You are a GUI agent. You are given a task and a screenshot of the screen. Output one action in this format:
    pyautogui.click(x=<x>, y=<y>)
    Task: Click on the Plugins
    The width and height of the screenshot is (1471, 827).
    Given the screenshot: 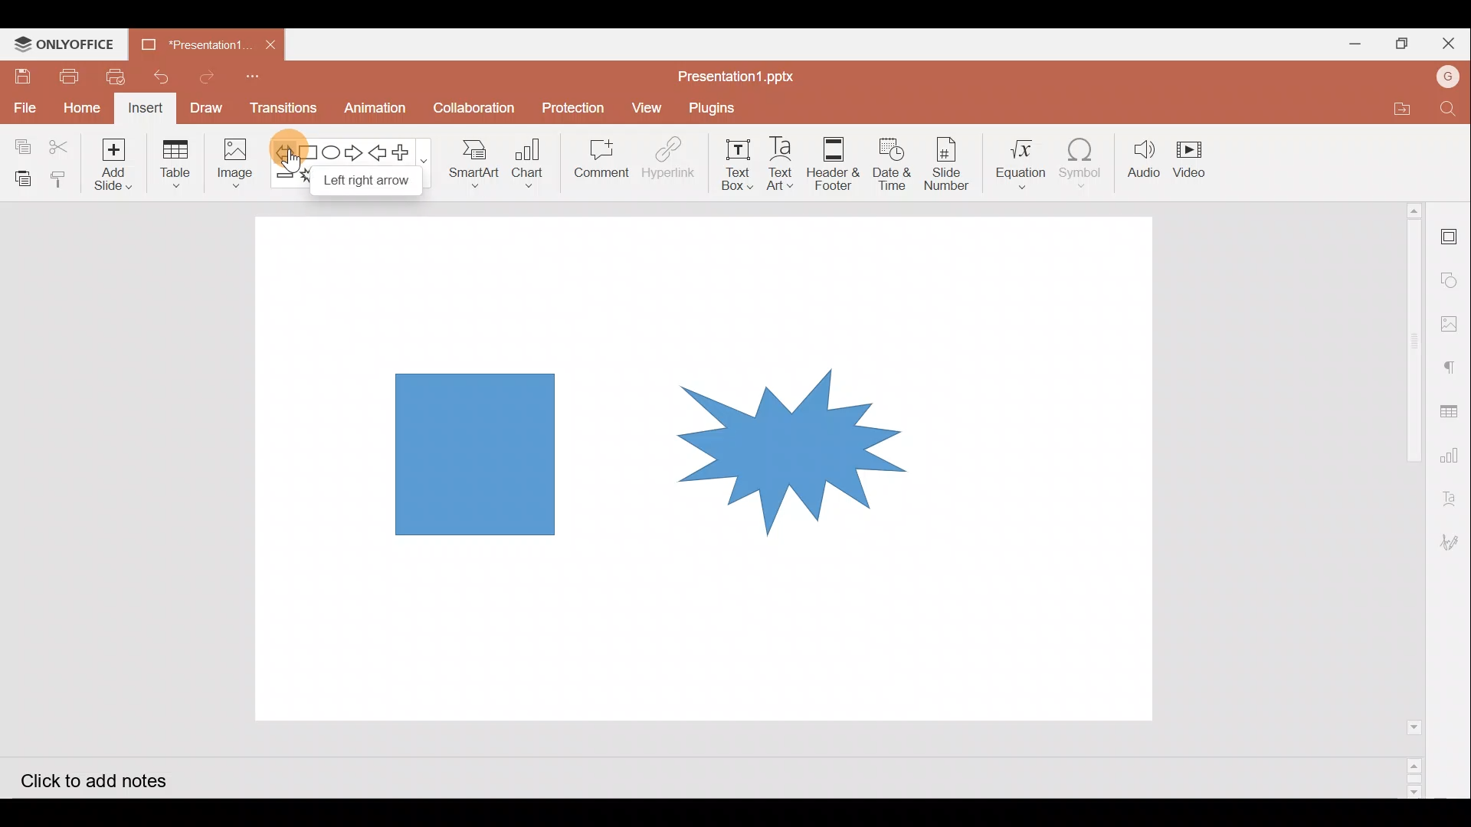 What is the action you would take?
    pyautogui.click(x=716, y=109)
    